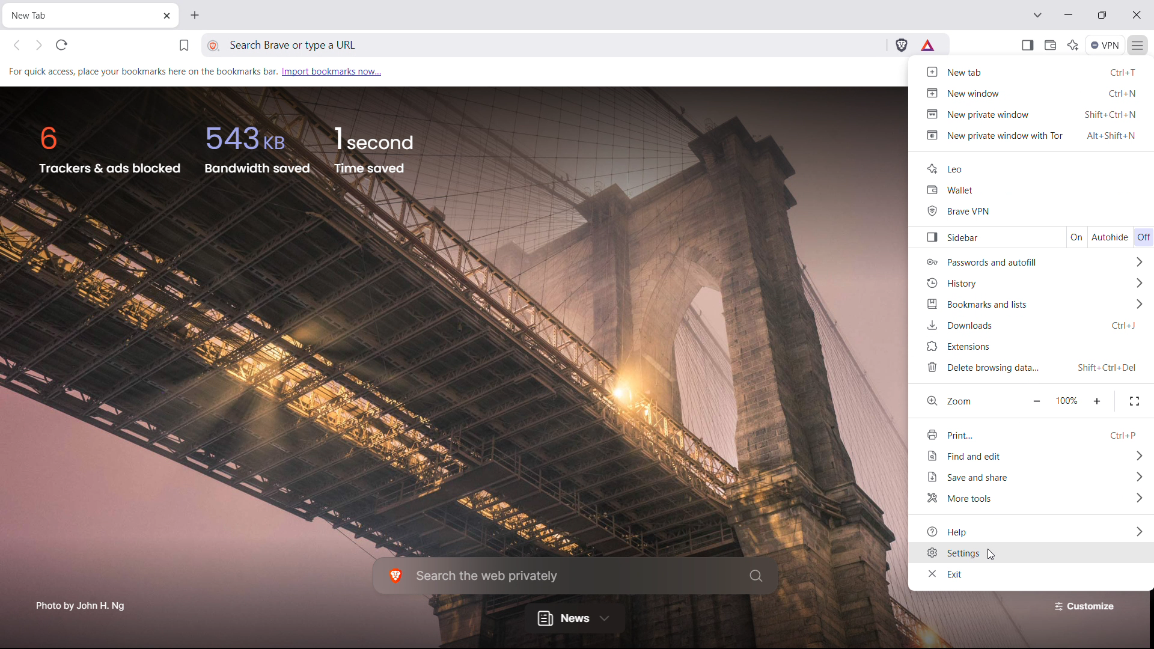  Describe the element at coordinates (1134, 398) in the screenshot. I see `fullscreen` at that location.